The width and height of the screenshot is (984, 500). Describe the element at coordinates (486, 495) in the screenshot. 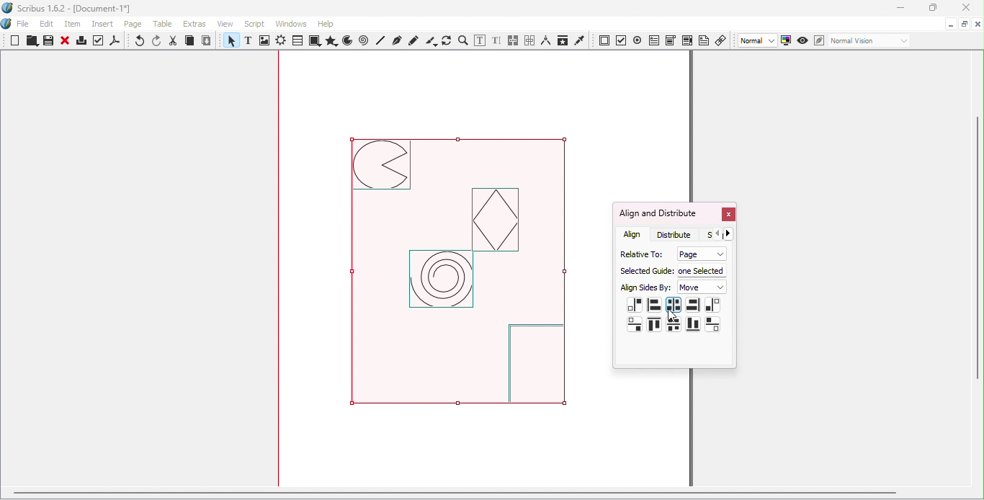

I see `Horizontal scroll bar` at that location.